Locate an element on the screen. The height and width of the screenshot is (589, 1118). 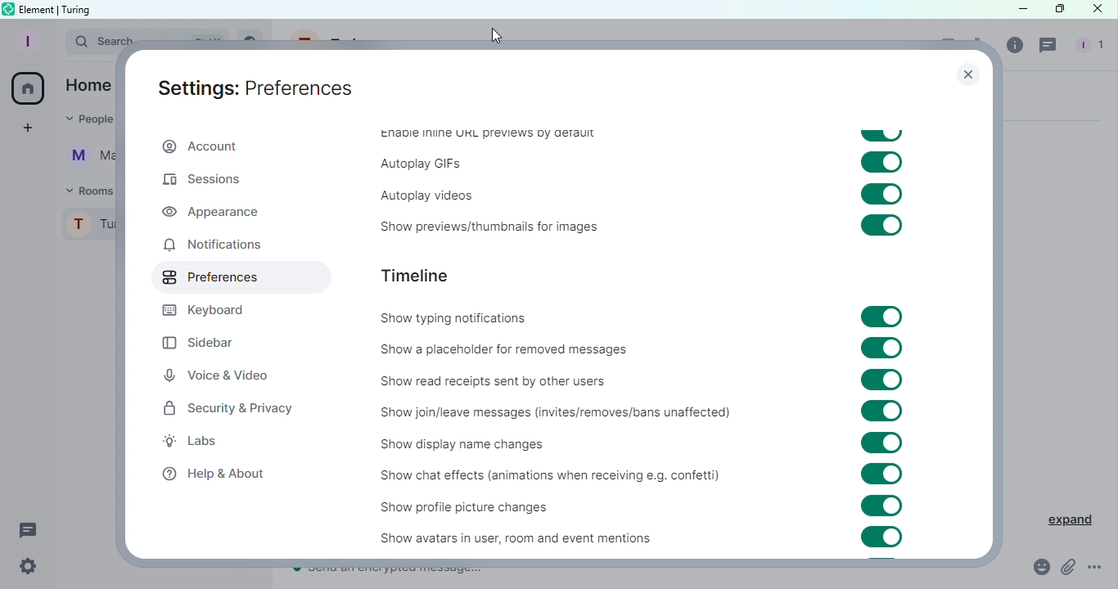
Show typing notifications is located at coordinates (467, 320).